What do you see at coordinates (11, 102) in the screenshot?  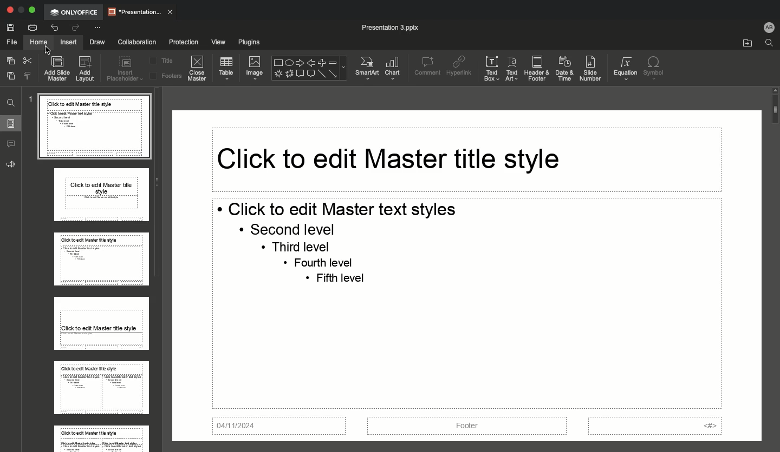 I see `Find and replace` at bounding box center [11, 102].